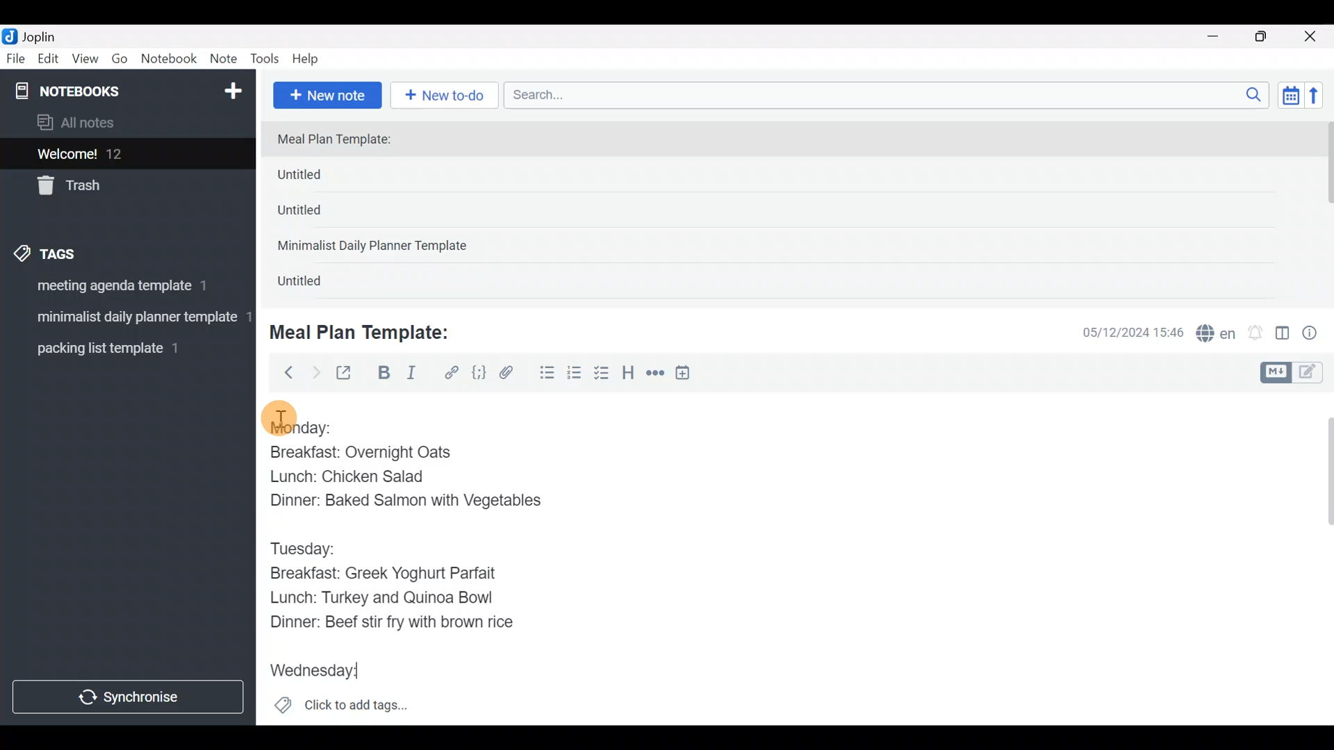  I want to click on Notebooks, so click(98, 90).